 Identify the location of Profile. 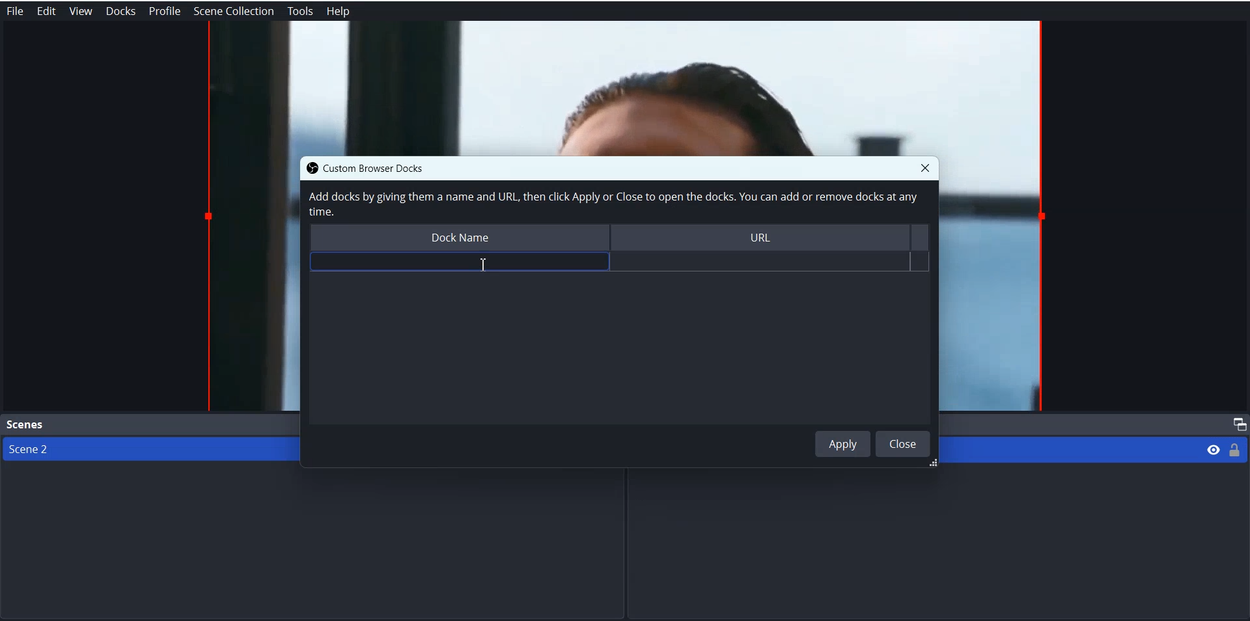
(165, 11).